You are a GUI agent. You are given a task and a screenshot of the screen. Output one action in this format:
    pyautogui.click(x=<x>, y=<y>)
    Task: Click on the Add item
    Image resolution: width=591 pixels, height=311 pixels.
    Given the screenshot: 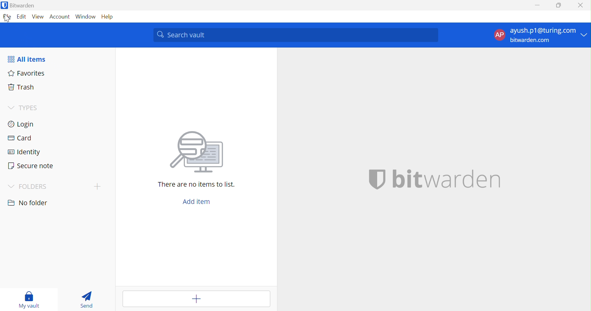 What is the action you would take?
    pyautogui.click(x=194, y=299)
    